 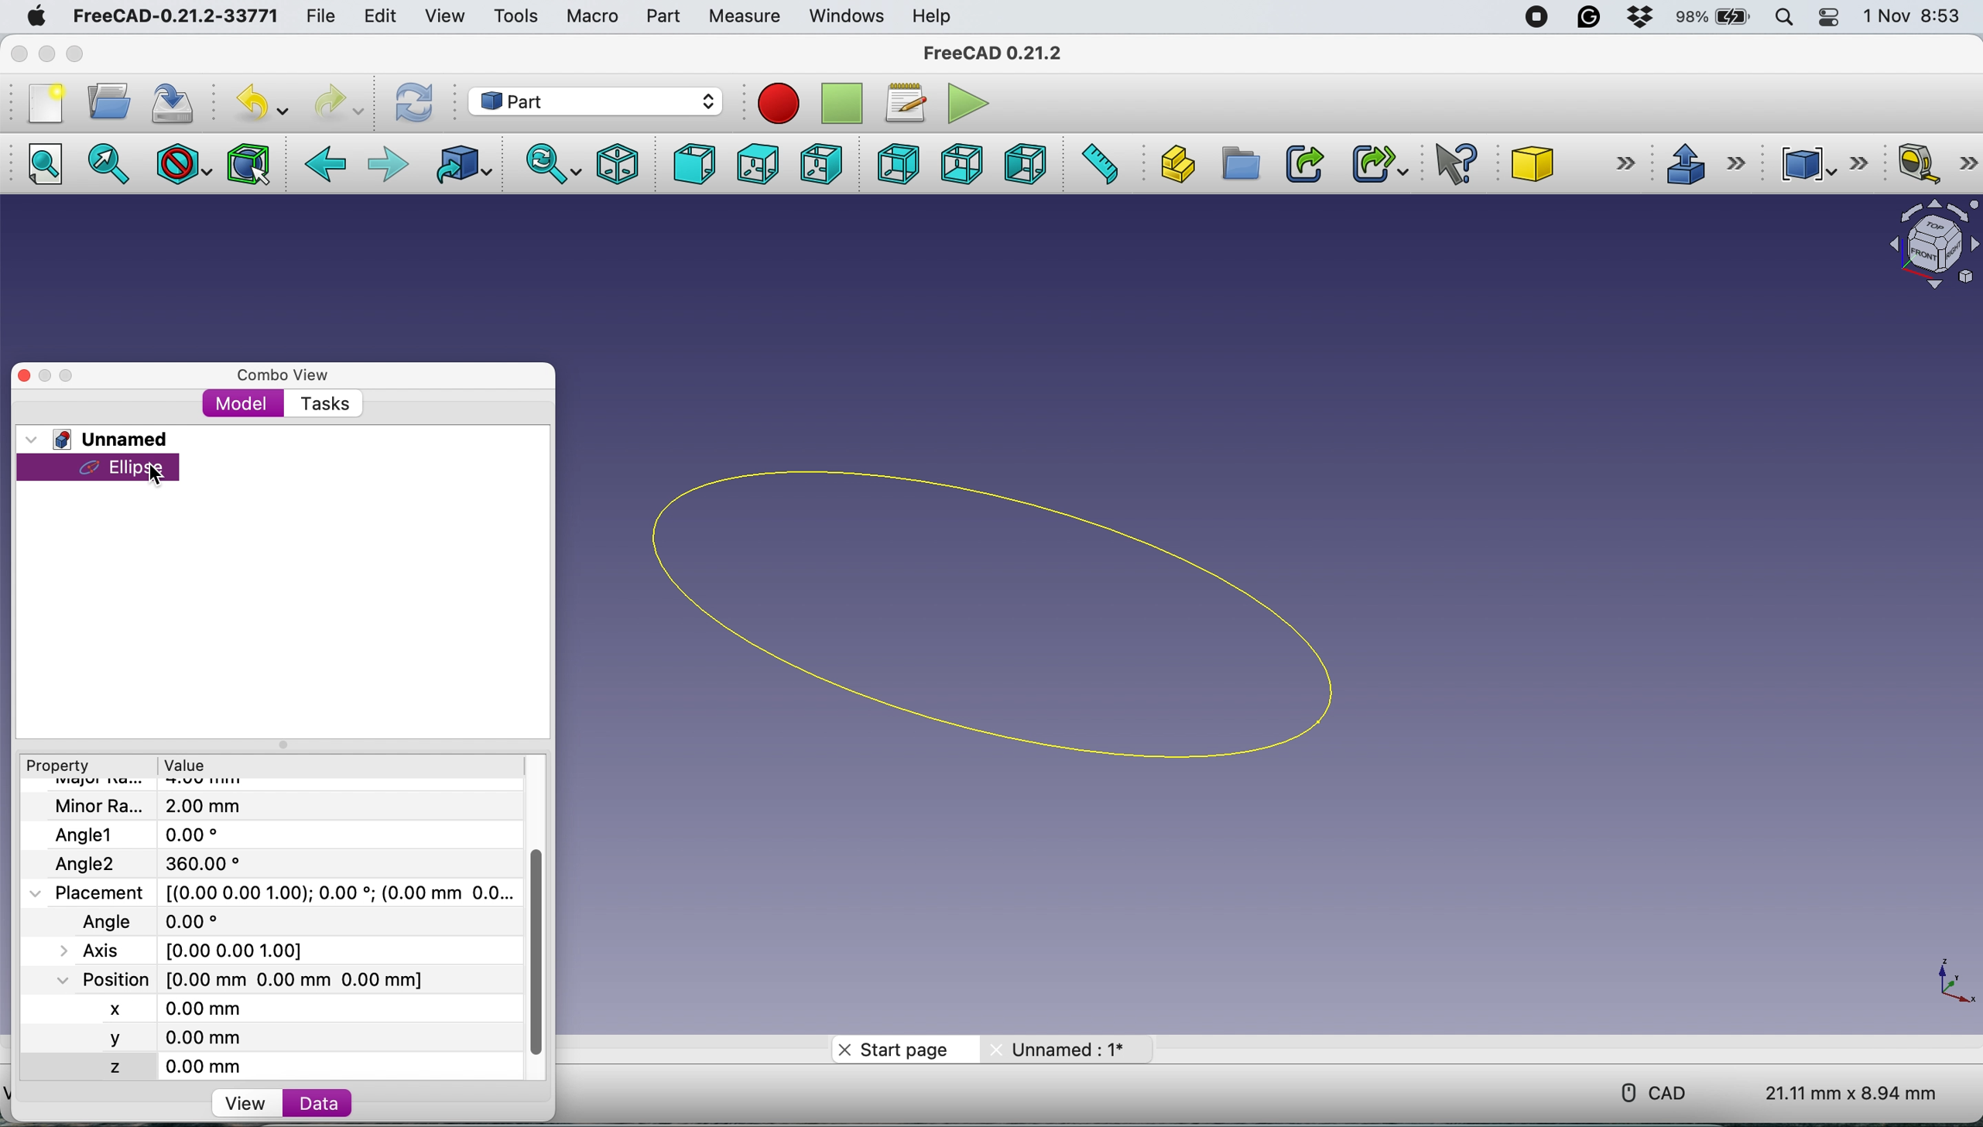 I want to click on top, so click(x=764, y=164).